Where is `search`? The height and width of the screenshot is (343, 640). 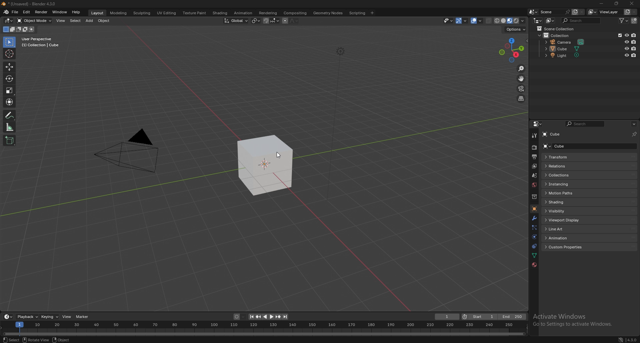 search is located at coordinates (585, 124).